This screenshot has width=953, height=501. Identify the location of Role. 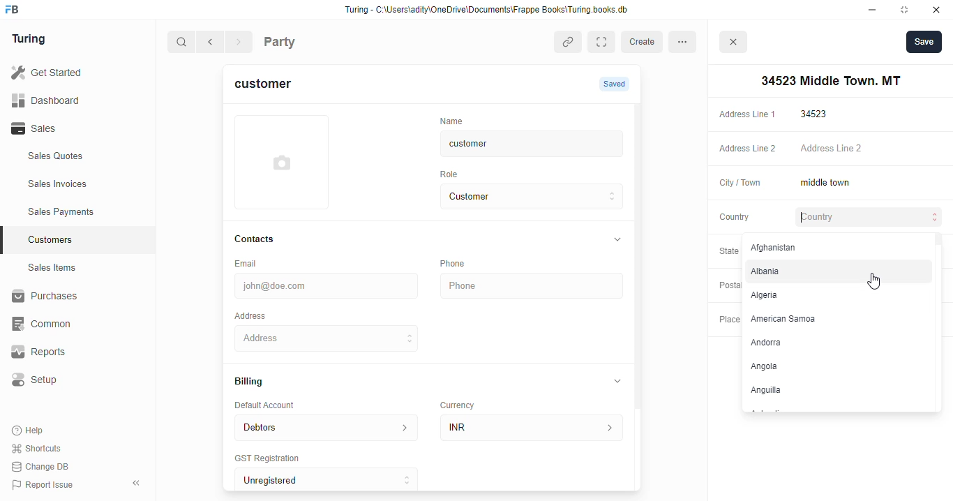
(453, 174).